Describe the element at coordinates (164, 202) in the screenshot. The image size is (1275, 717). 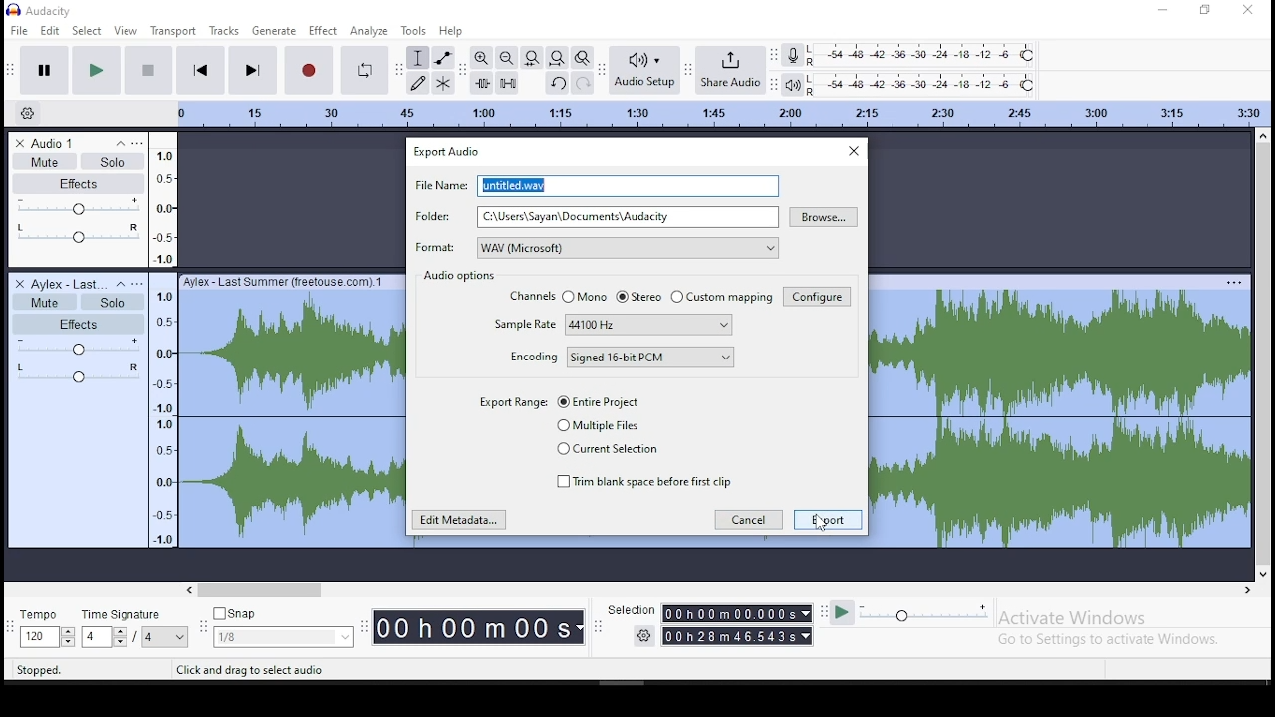
I see `frequency` at that location.